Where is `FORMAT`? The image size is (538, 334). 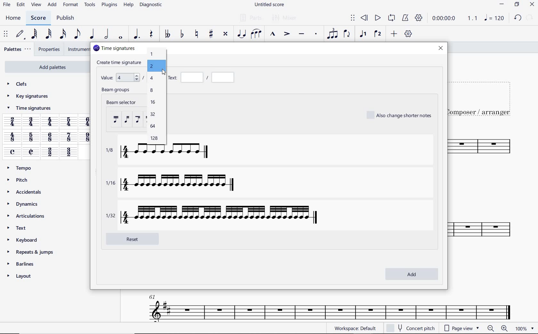
FORMAT is located at coordinates (70, 4).